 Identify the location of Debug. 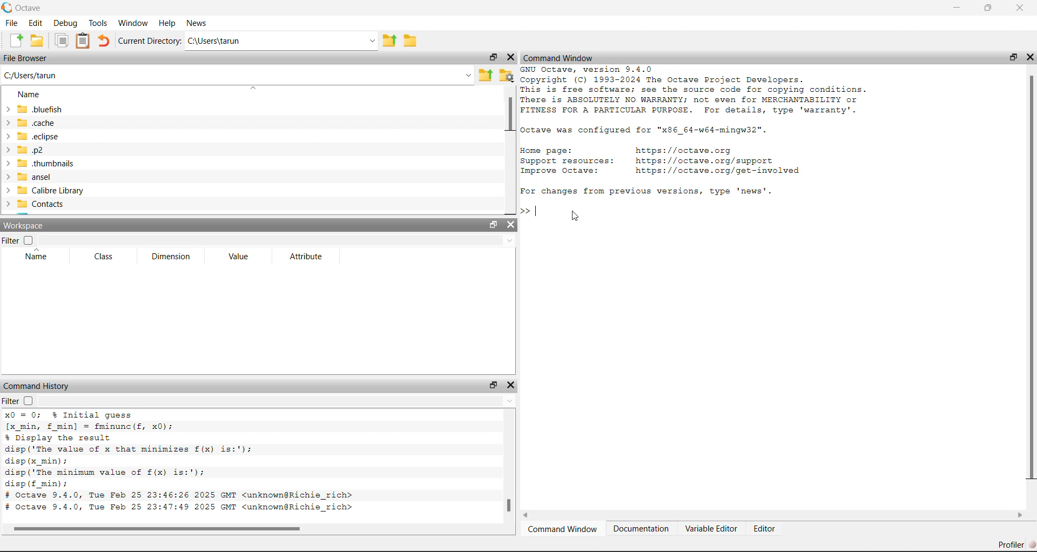
(64, 23).